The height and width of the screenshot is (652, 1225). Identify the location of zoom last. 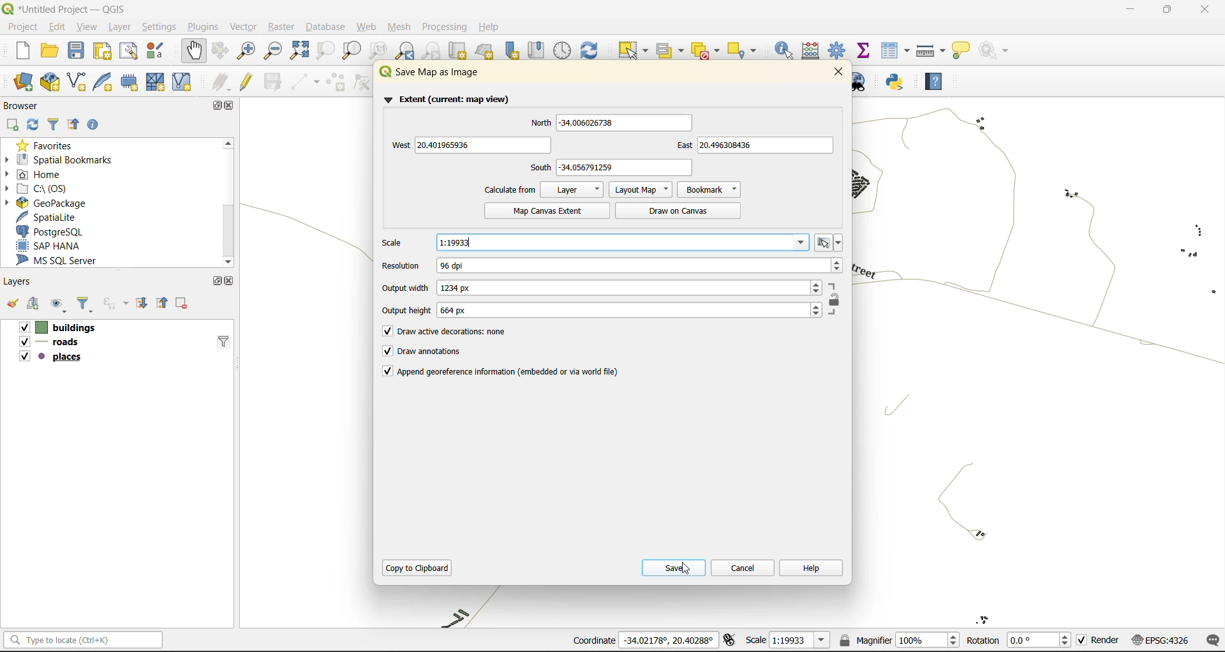
(407, 51).